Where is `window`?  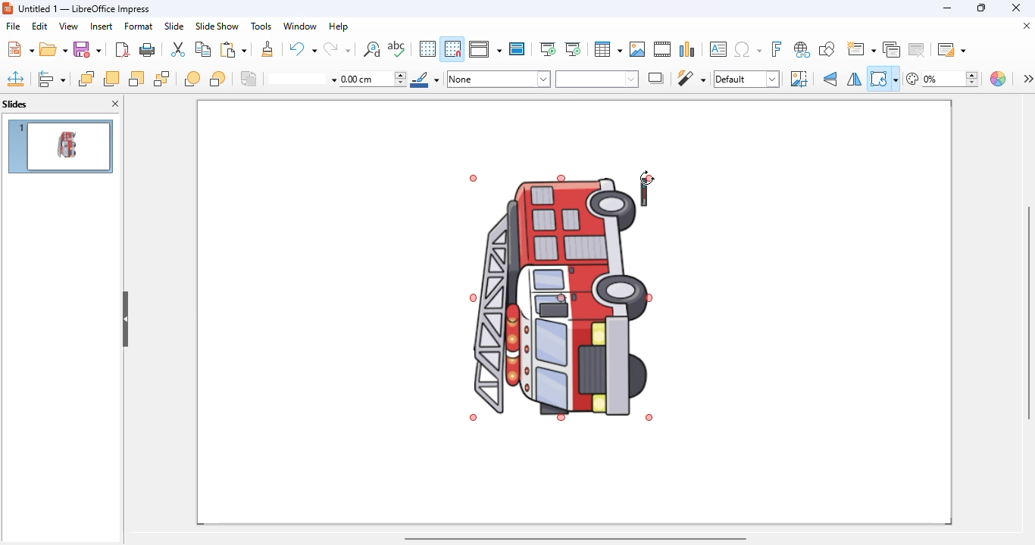
window is located at coordinates (301, 26).